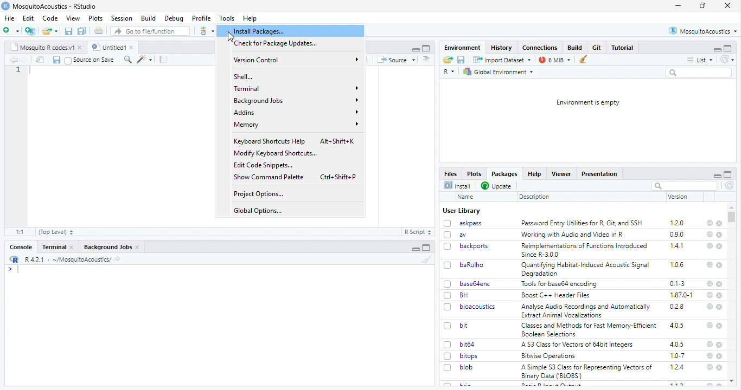 The image size is (741, 390). Describe the element at coordinates (448, 265) in the screenshot. I see `checkbox` at that location.